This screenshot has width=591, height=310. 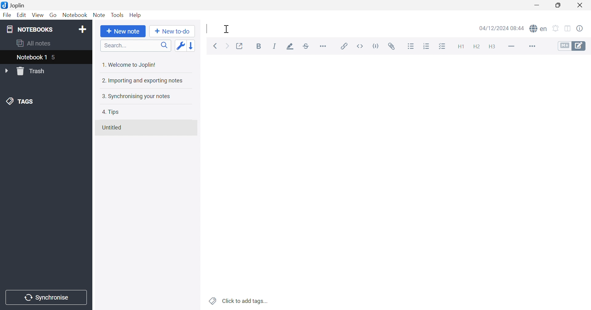 I want to click on Typing cursor, so click(x=207, y=30).